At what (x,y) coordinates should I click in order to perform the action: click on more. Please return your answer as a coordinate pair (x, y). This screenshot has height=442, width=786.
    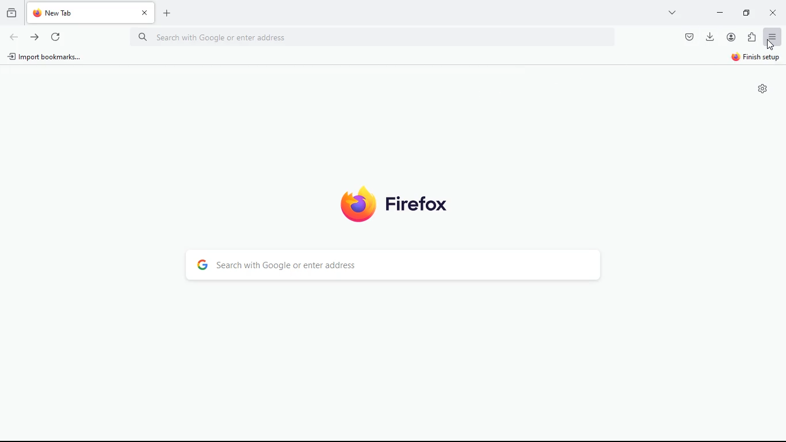
    Looking at the image, I should click on (674, 12).